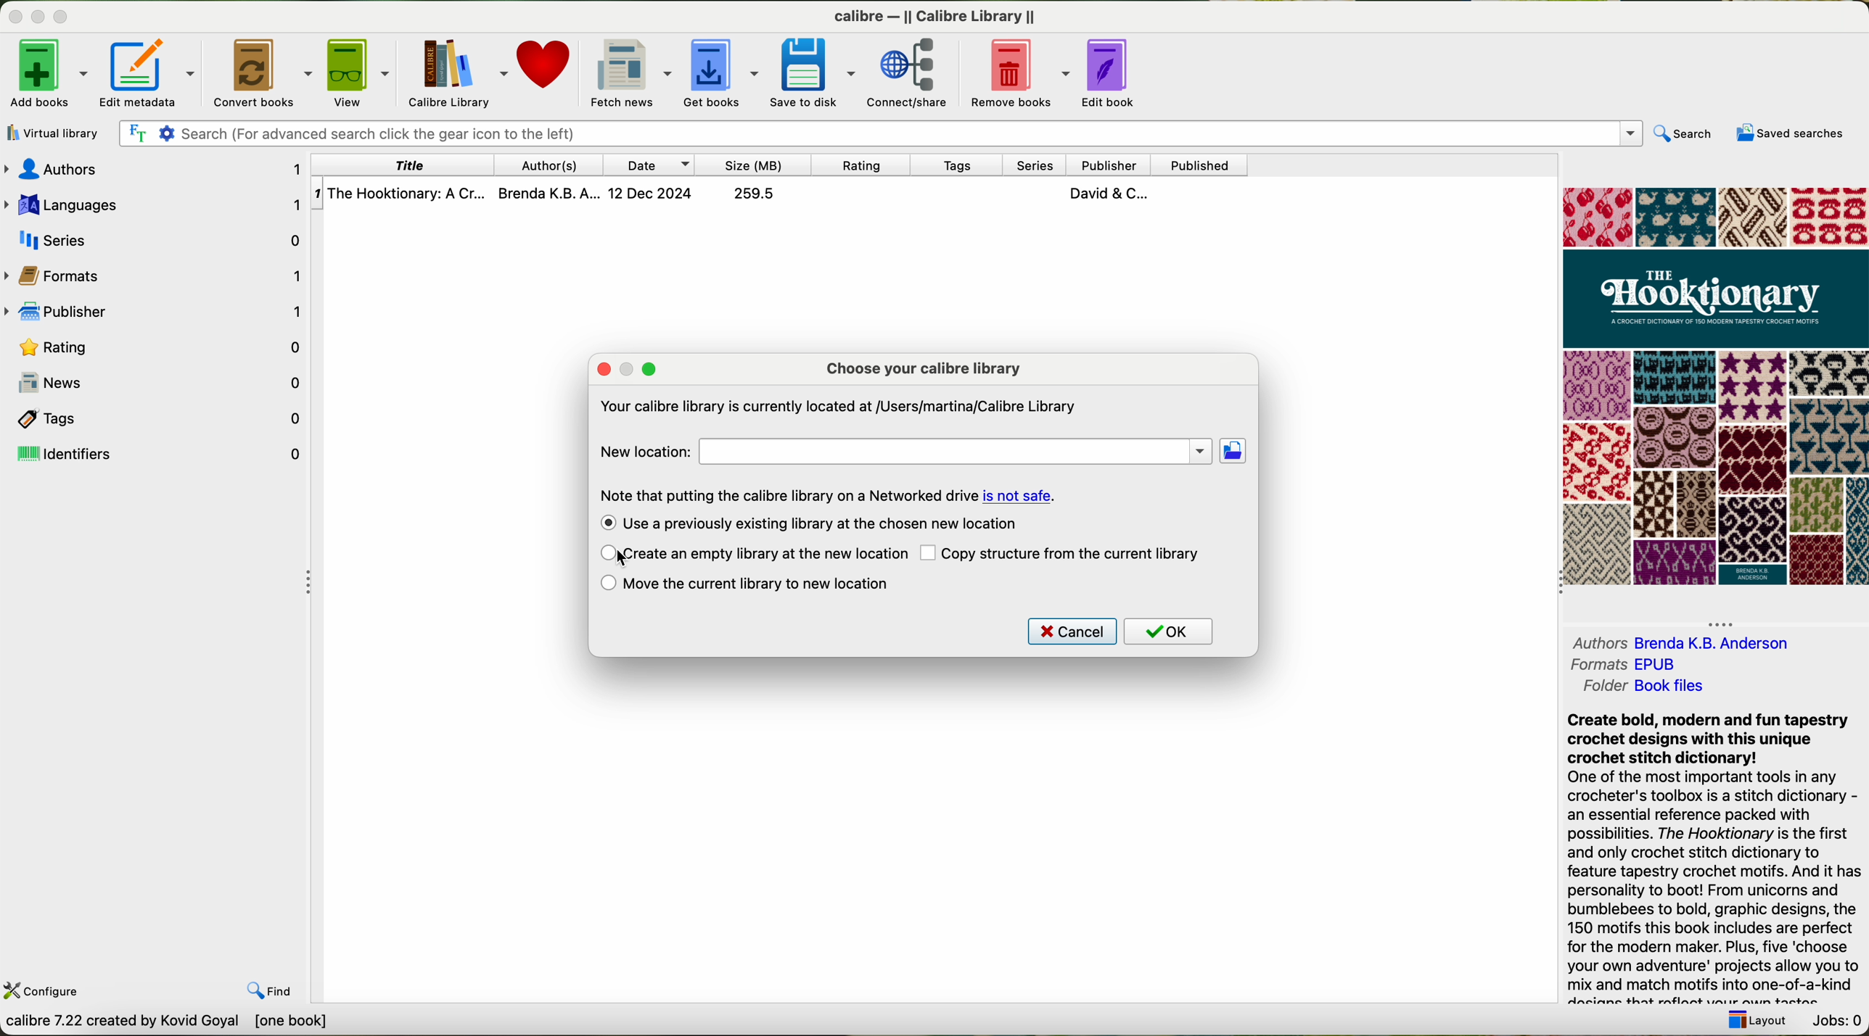 The width and height of the screenshot is (1869, 1036). What do you see at coordinates (826, 523) in the screenshot?
I see `use a previously existing library` at bounding box center [826, 523].